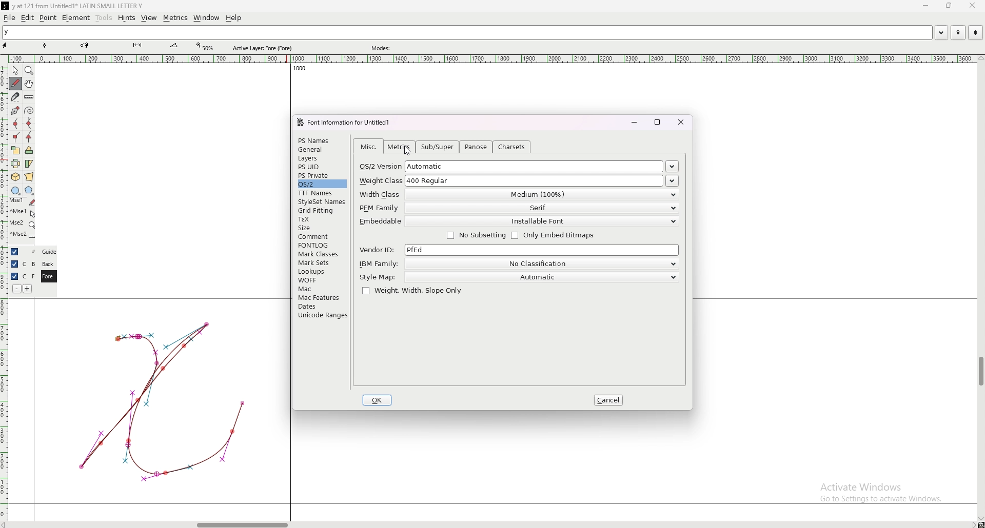 The width and height of the screenshot is (985, 528). I want to click on scroll right, so click(7, 524).